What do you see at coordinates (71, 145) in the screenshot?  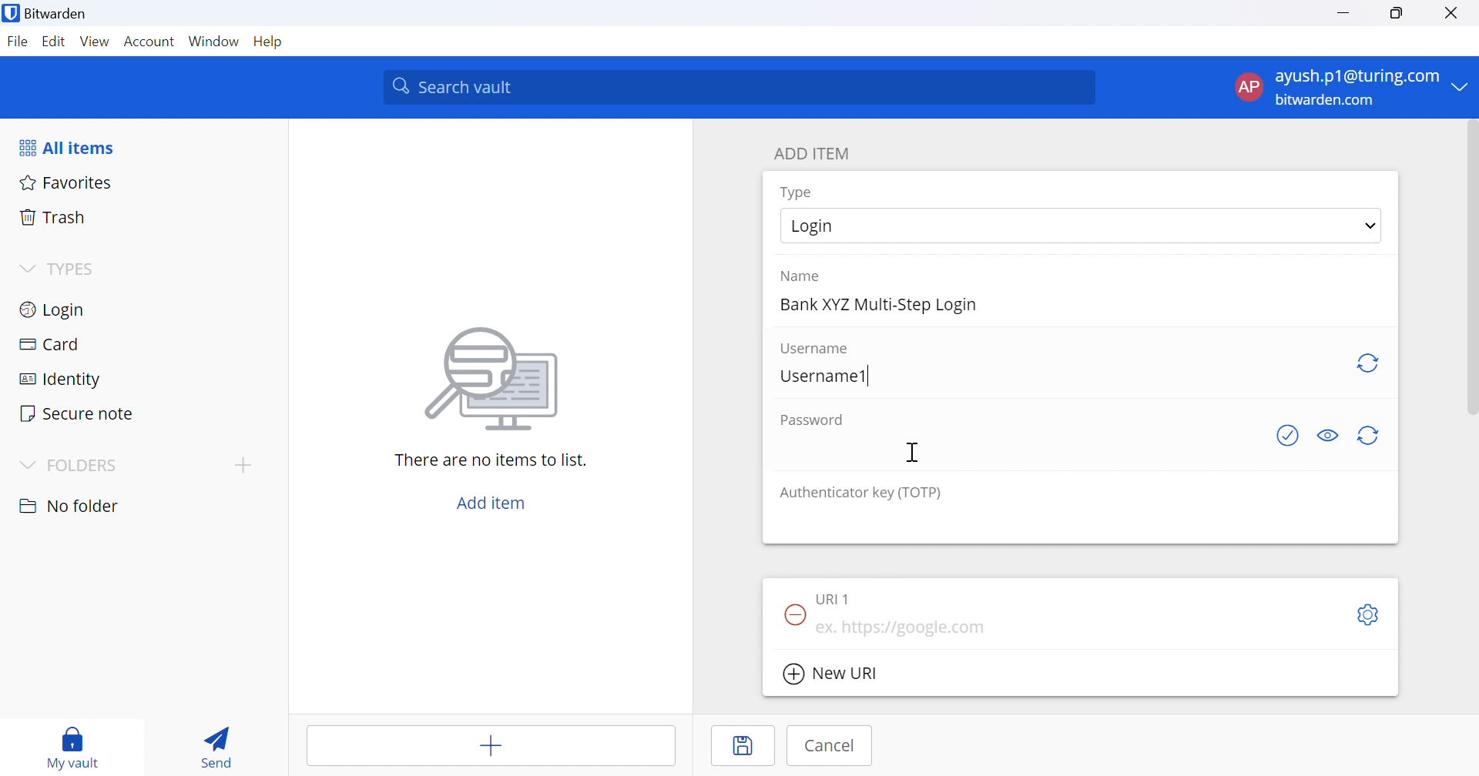 I see `All items` at bounding box center [71, 145].